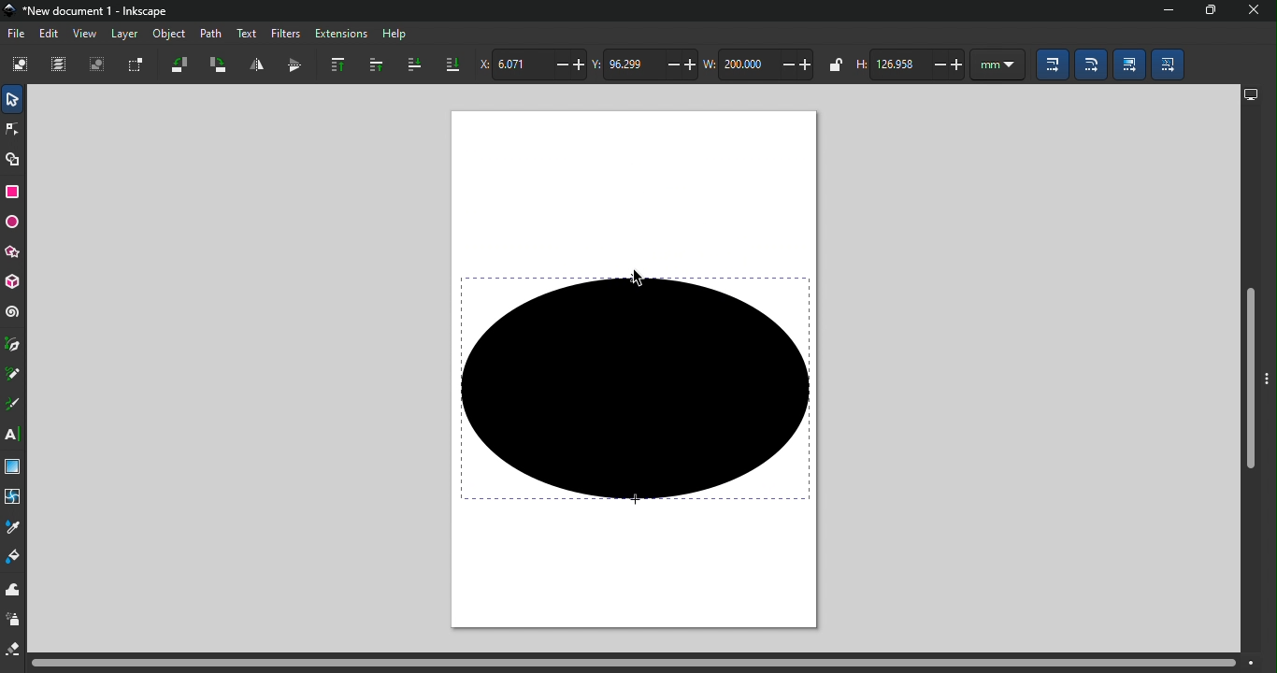 The height and width of the screenshot is (673, 1277). Describe the element at coordinates (14, 530) in the screenshot. I see `dropper tool` at that location.